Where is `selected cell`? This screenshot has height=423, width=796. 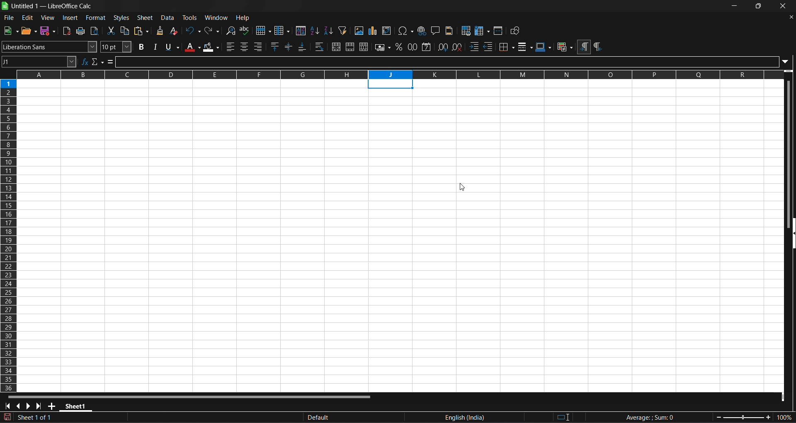 selected cell is located at coordinates (391, 84).